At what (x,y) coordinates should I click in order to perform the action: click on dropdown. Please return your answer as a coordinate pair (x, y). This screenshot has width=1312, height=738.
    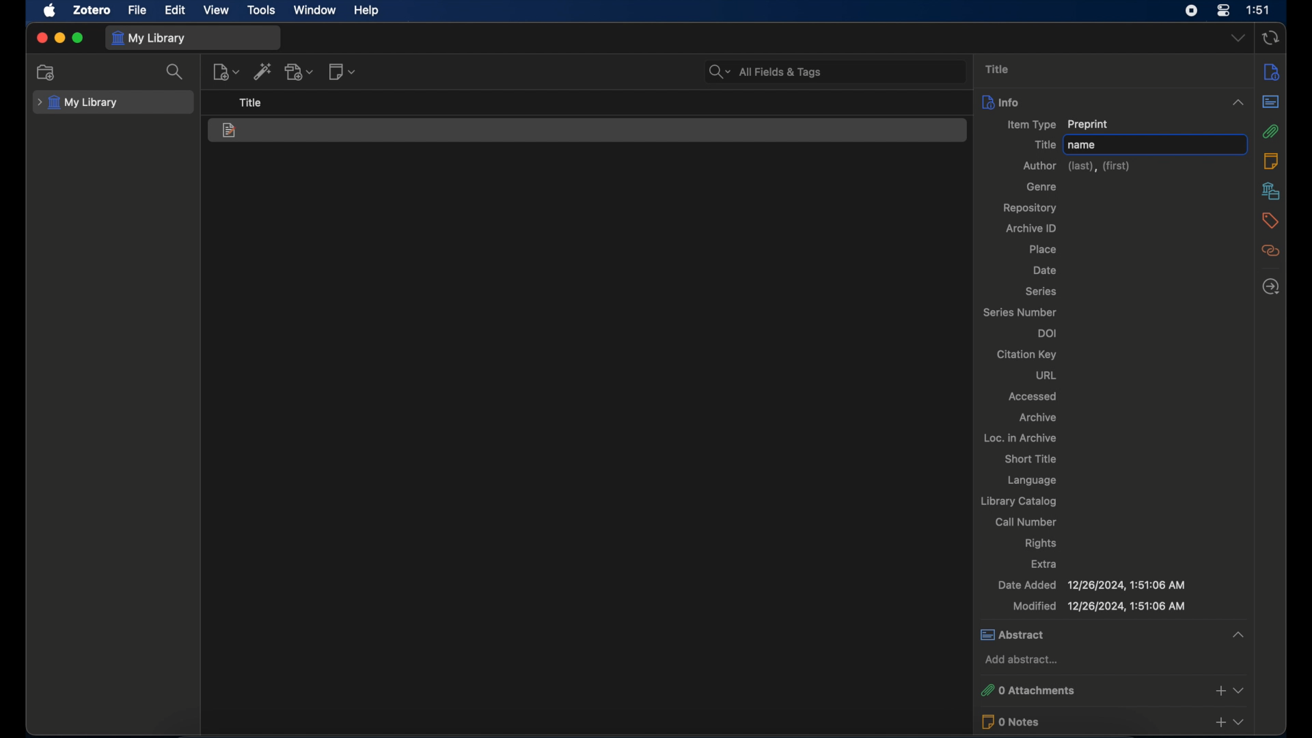
    Looking at the image, I should click on (1238, 37).